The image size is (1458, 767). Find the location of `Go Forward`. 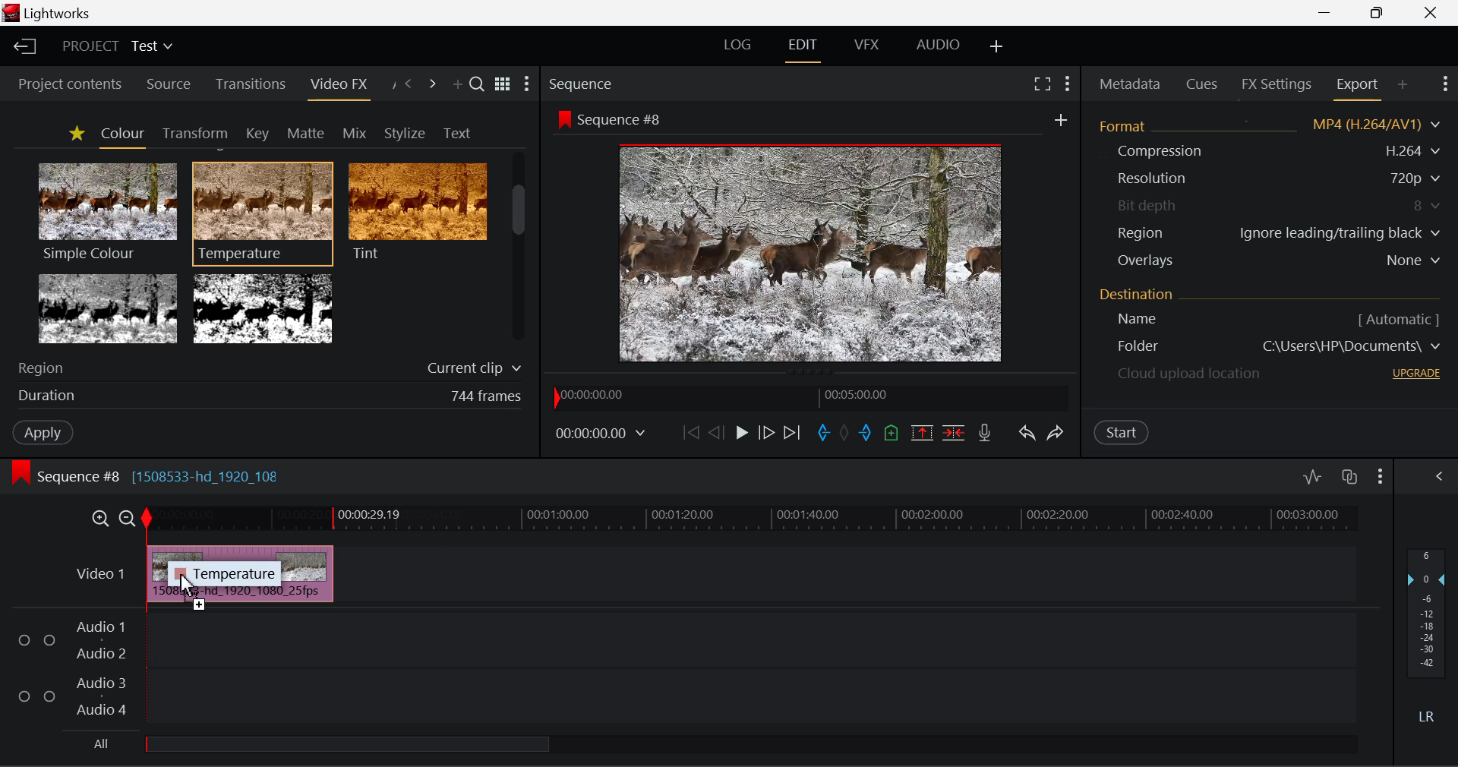

Go Forward is located at coordinates (765, 434).